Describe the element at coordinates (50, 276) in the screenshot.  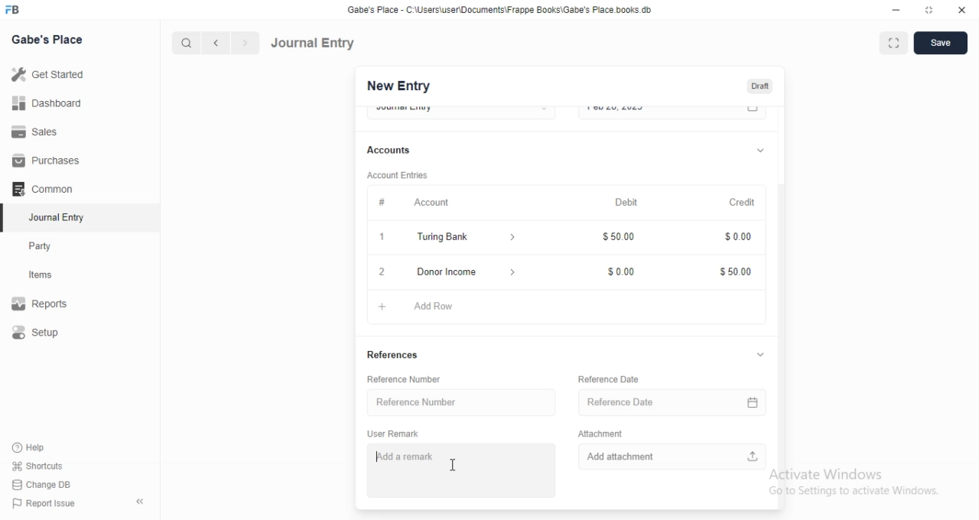
I see `items` at that location.